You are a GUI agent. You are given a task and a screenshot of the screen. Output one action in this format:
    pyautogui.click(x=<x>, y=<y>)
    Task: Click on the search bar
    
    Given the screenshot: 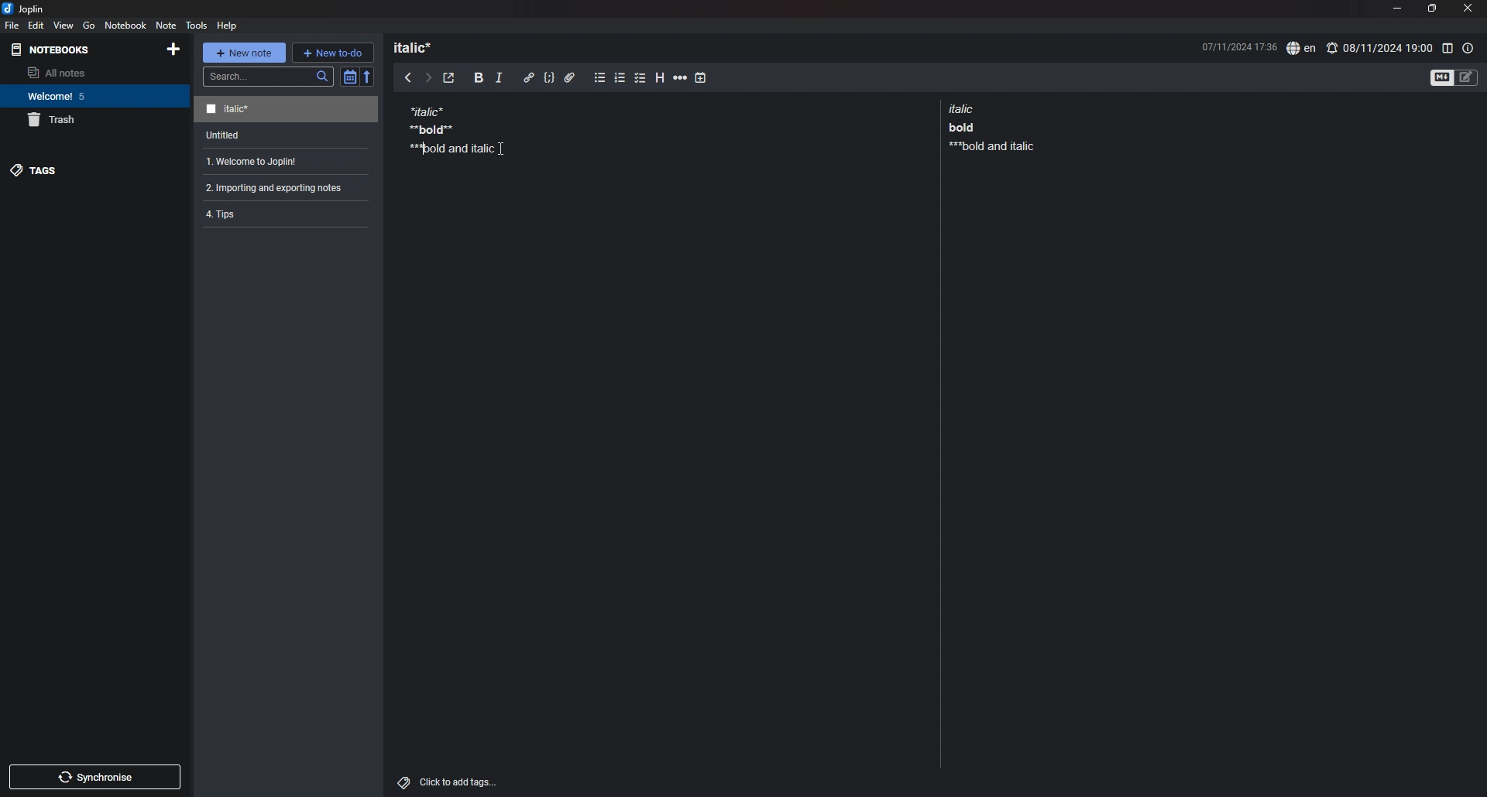 What is the action you would take?
    pyautogui.click(x=269, y=77)
    